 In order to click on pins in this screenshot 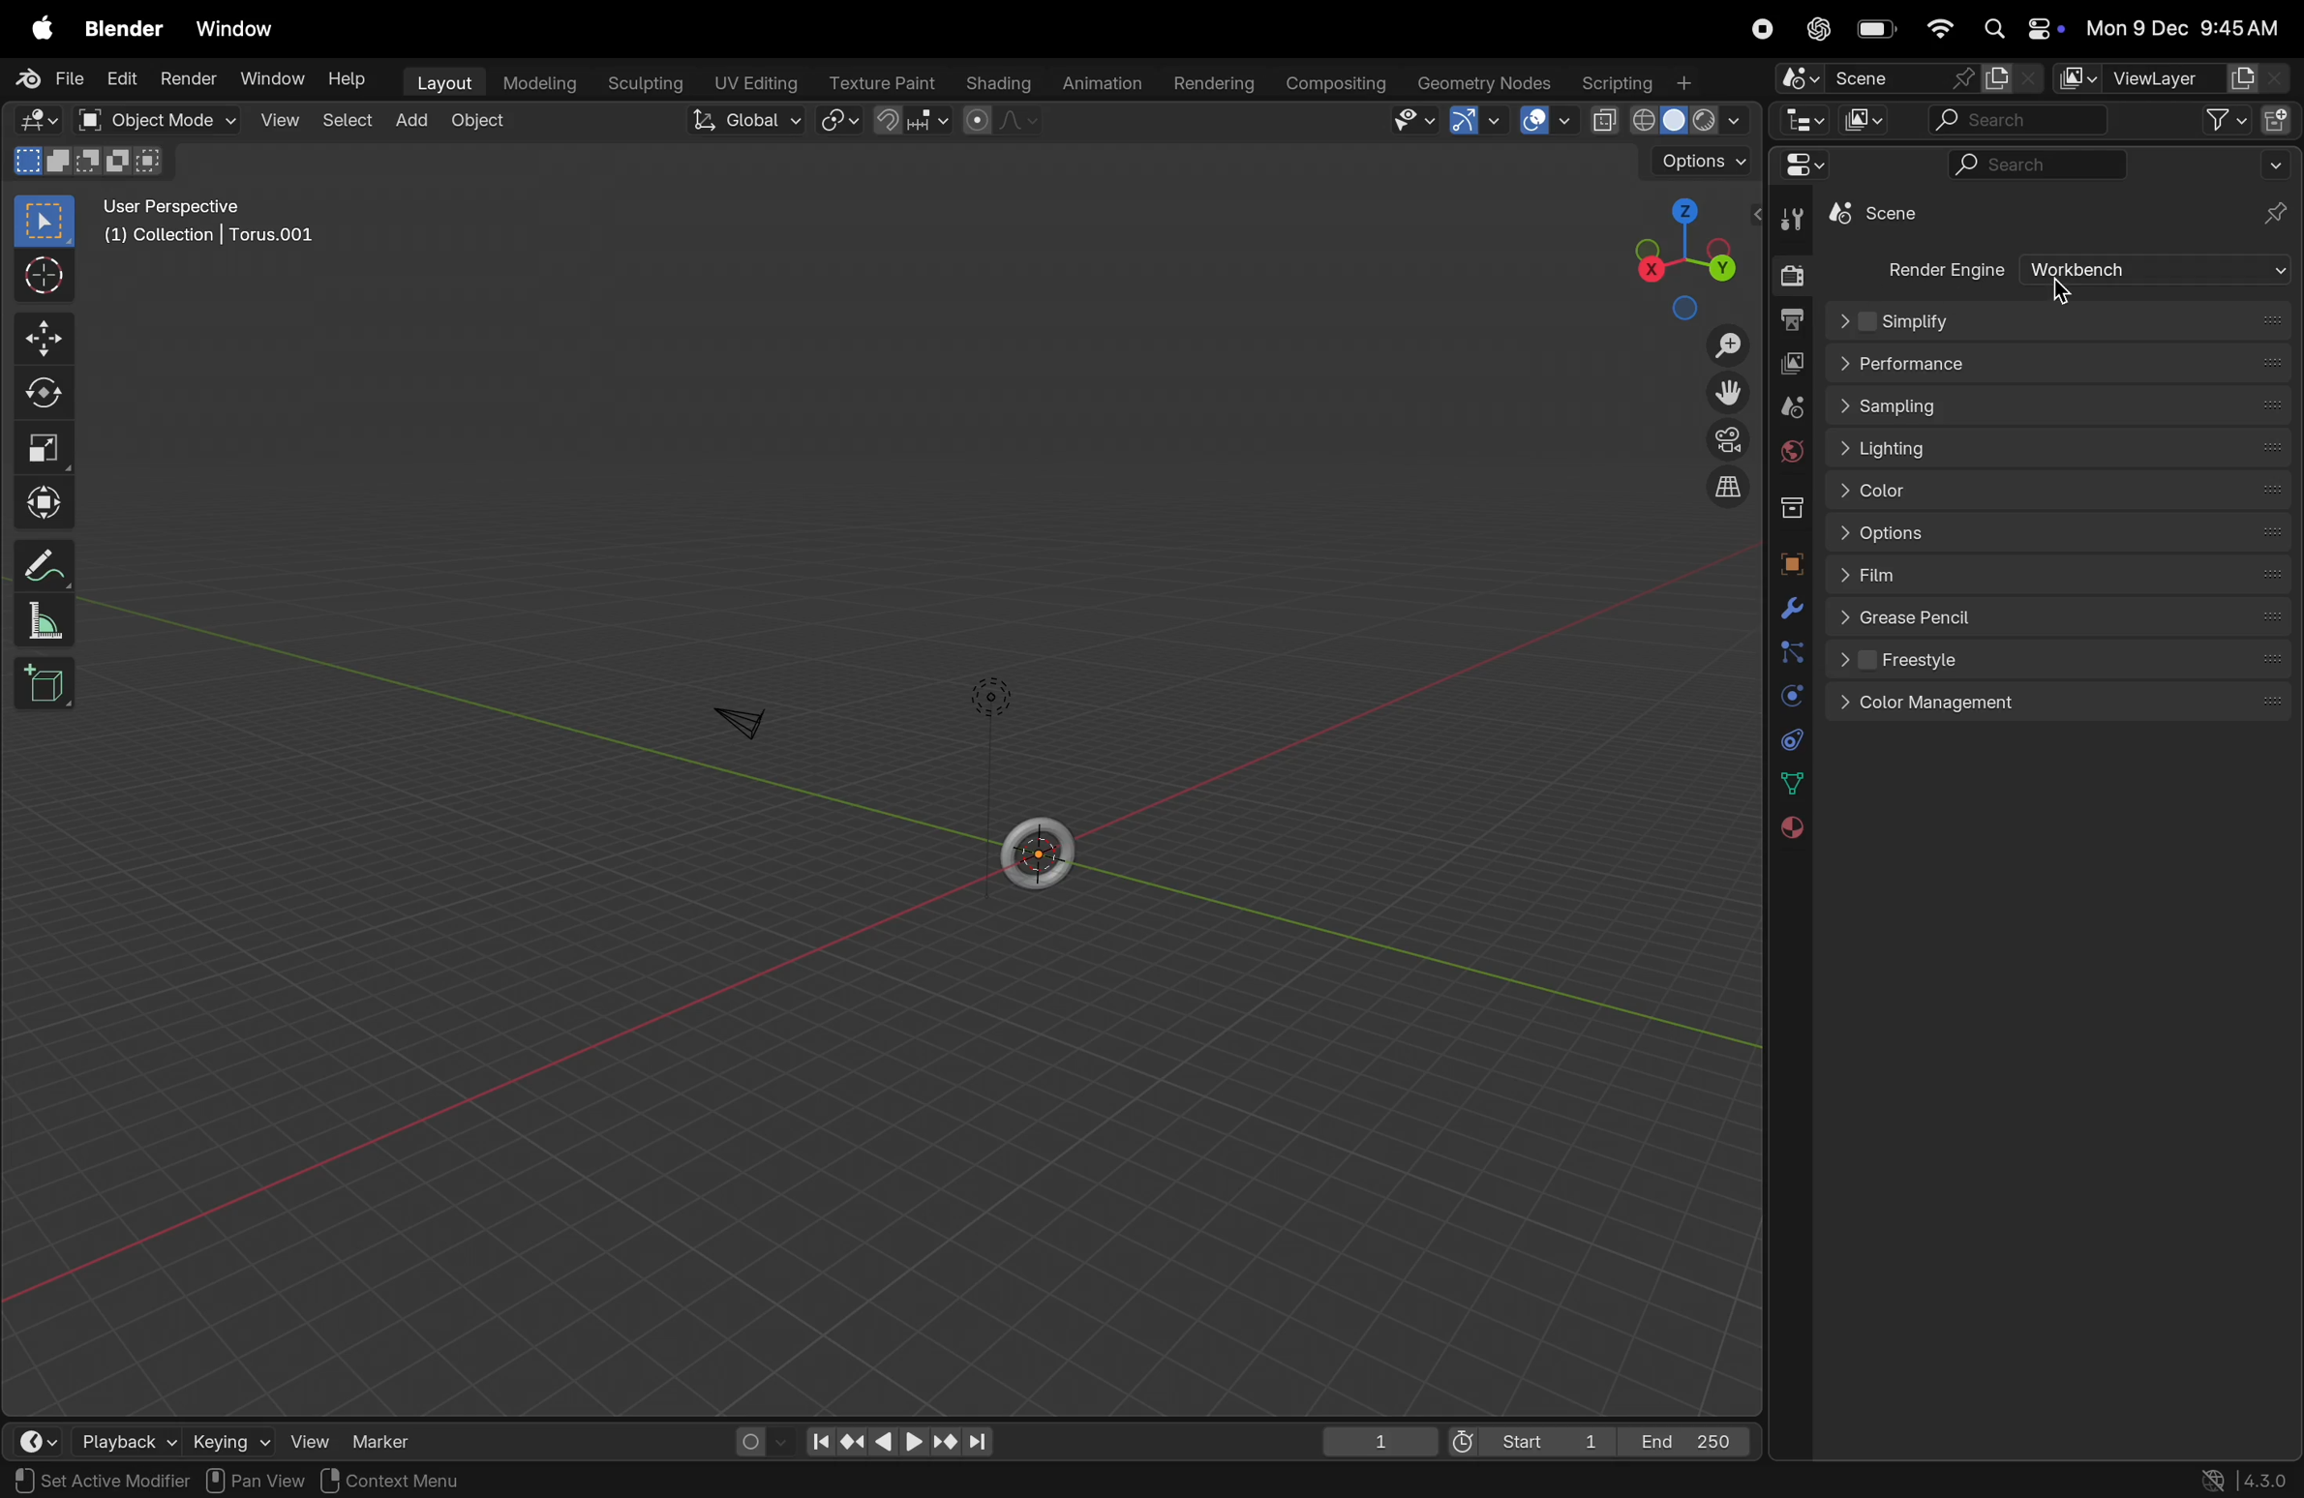, I will do `click(2278, 214)`.